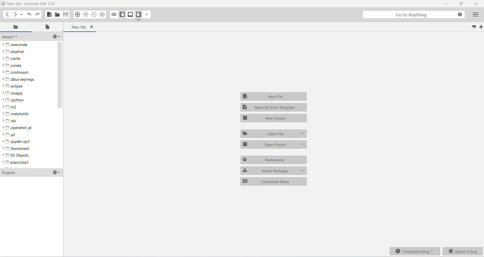 Image resolution: width=484 pixels, height=257 pixels. What do you see at coordinates (16, 114) in the screenshot?
I see `matplotlib` at bounding box center [16, 114].